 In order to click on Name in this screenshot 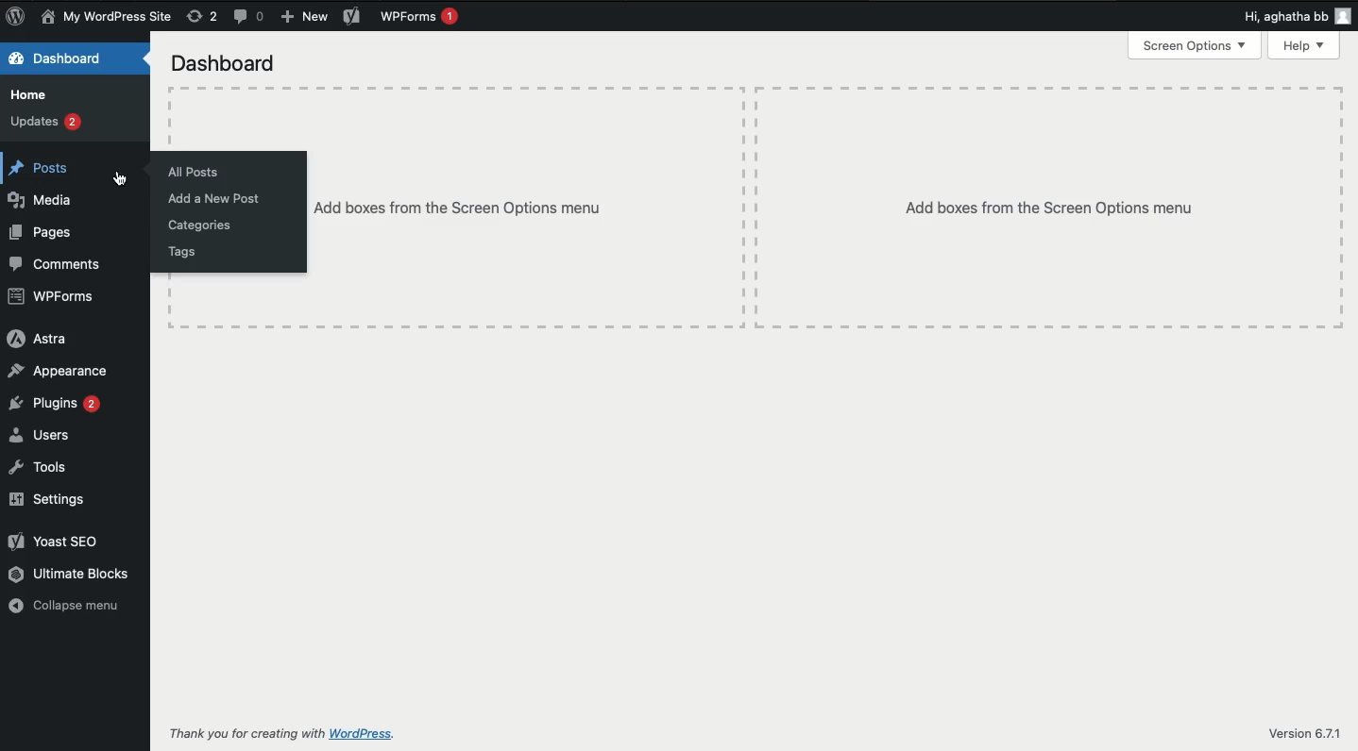, I will do `click(109, 18)`.